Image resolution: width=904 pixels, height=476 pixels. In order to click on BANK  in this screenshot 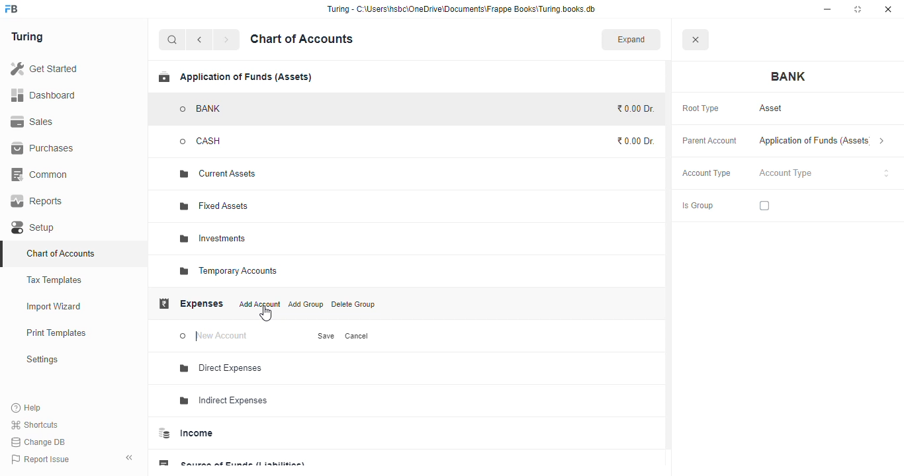, I will do `click(201, 109)`.